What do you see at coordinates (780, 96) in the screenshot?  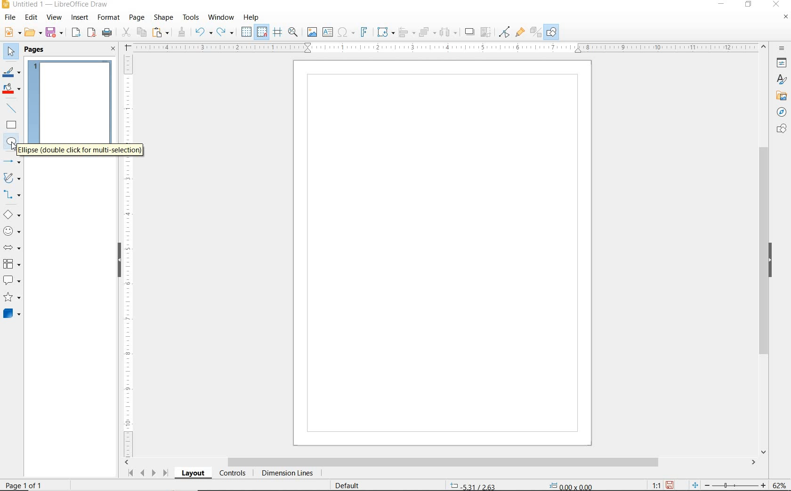 I see `GALLERY` at bounding box center [780, 96].